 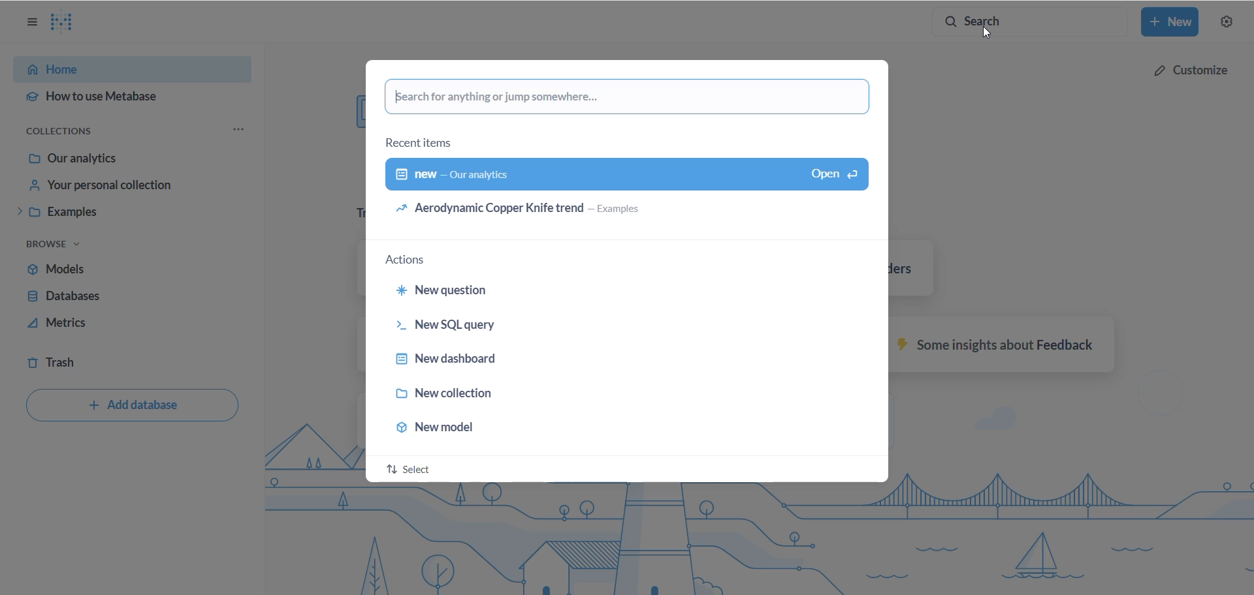 What do you see at coordinates (1229, 24) in the screenshot?
I see `settings` at bounding box center [1229, 24].